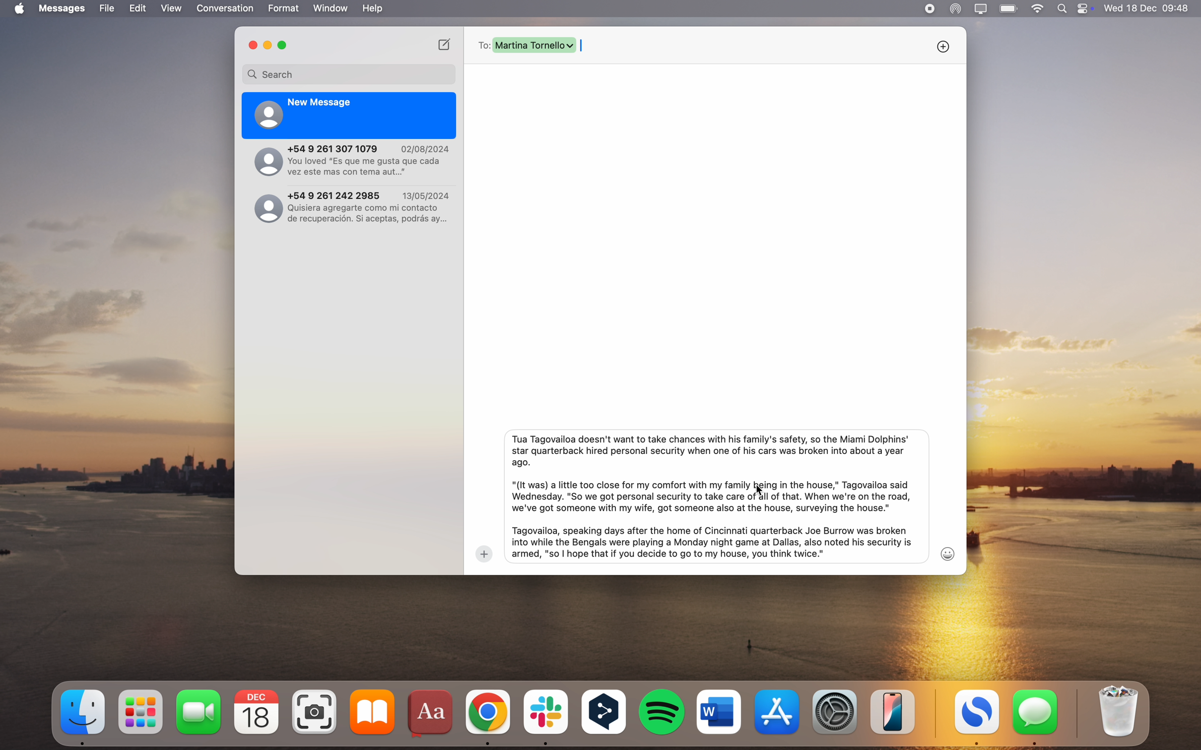 The width and height of the screenshot is (1201, 750). What do you see at coordinates (488, 715) in the screenshot?
I see `Google Chrome` at bounding box center [488, 715].